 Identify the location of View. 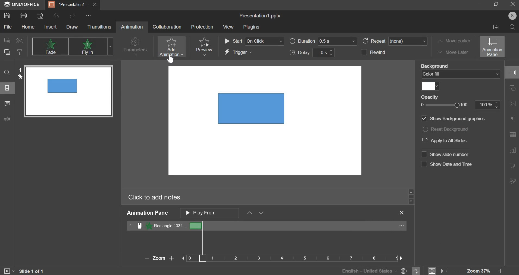
(229, 27).